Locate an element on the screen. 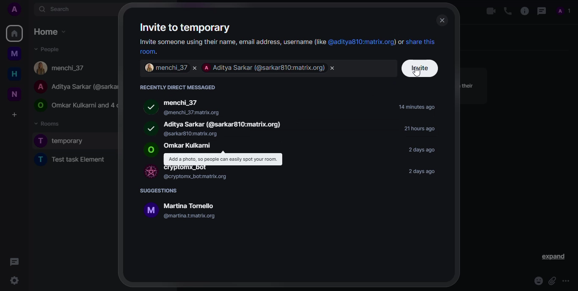 This screenshot has height=291, width=578. people is located at coordinates (61, 68).